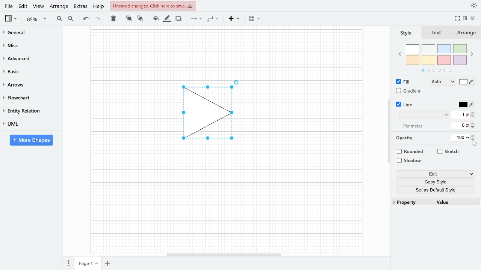  Describe the element at coordinates (68, 264) in the screenshot. I see `Pages` at that location.